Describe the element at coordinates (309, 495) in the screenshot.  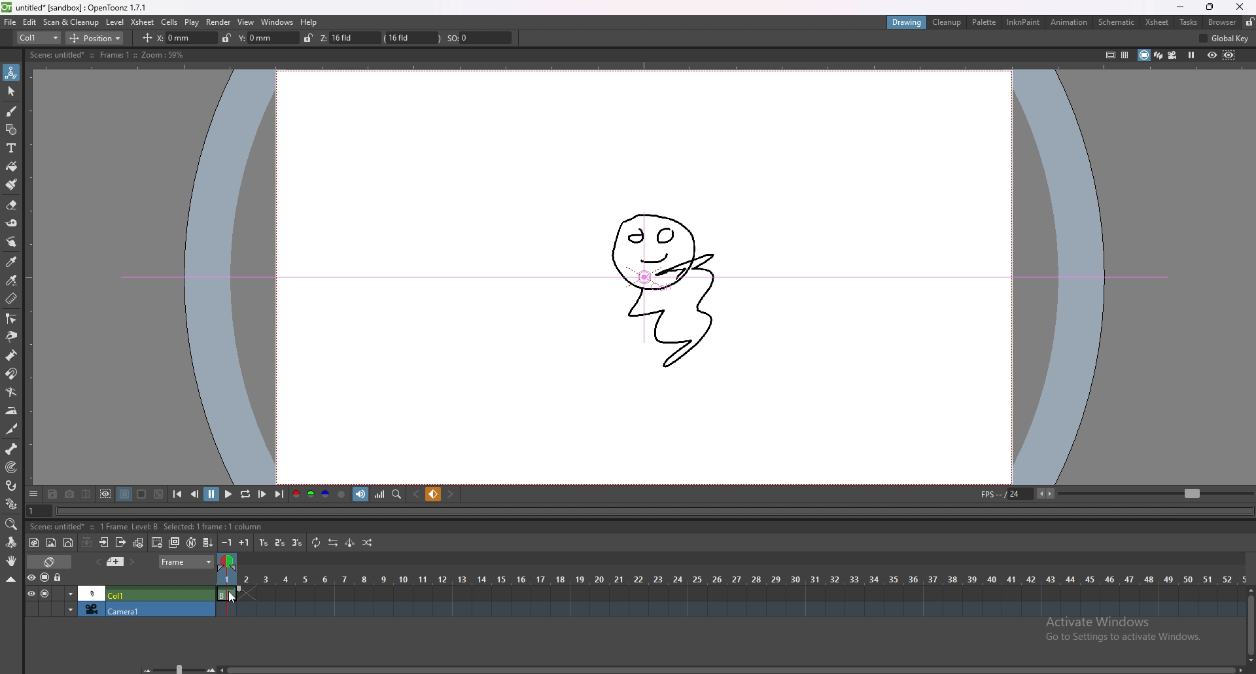
I see `green channel` at that location.